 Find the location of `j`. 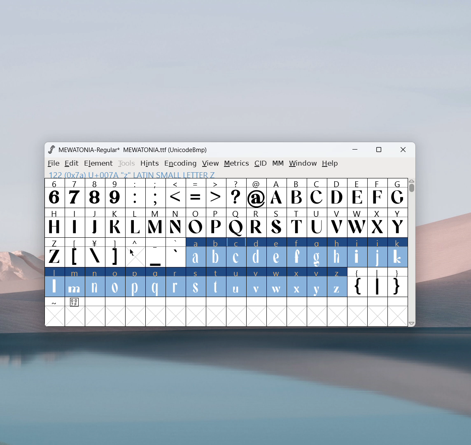

j is located at coordinates (378, 253).